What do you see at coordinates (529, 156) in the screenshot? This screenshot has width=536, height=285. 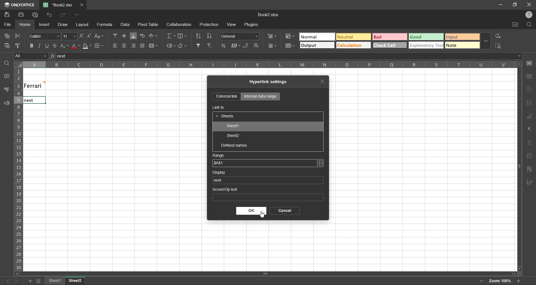 I see `pivot table` at bounding box center [529, 156].